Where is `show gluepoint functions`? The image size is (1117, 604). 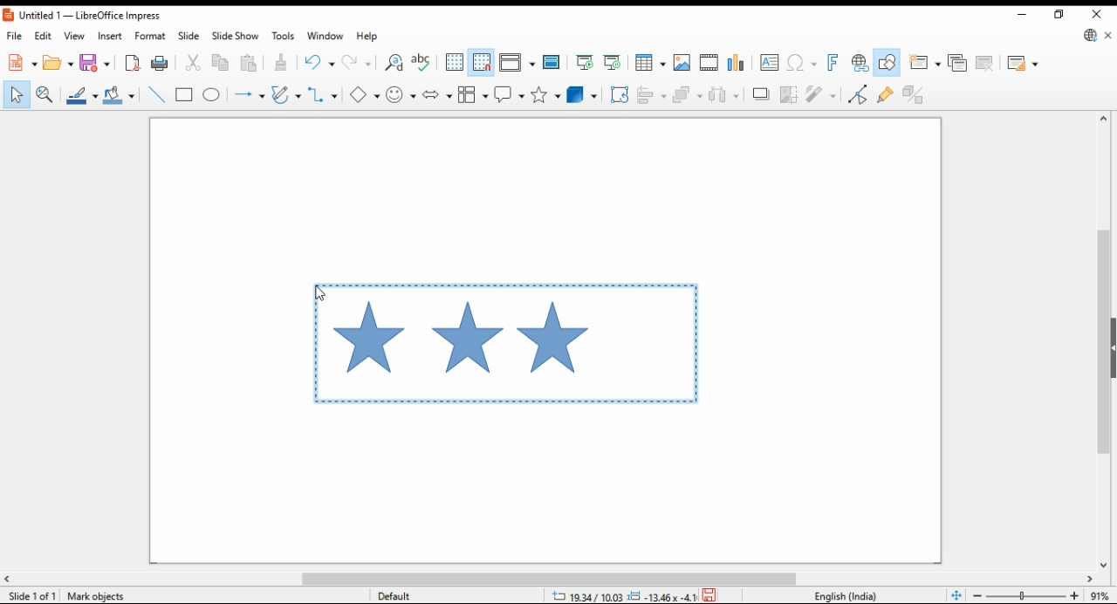
show gluepoint functions is located at coordinates (887, 93).